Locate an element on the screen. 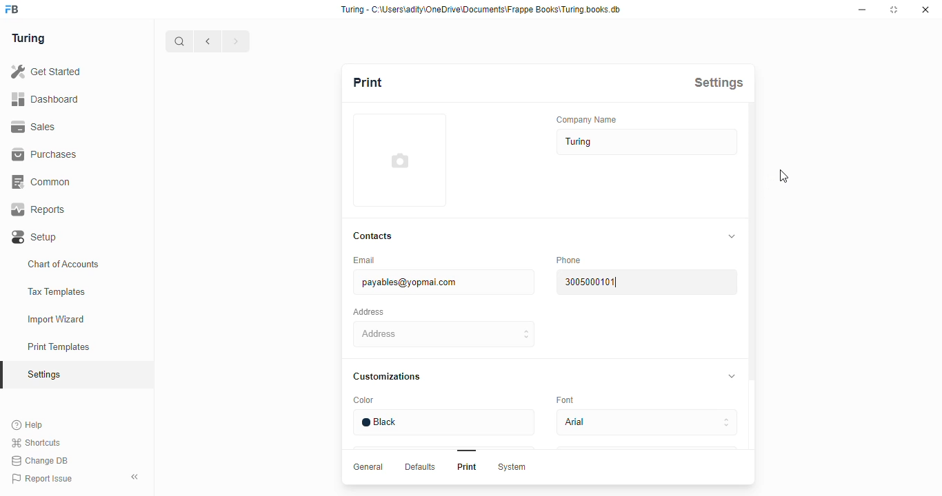 This screenshot has width=942, height=496. Setup is located at coordinates (74, 235).